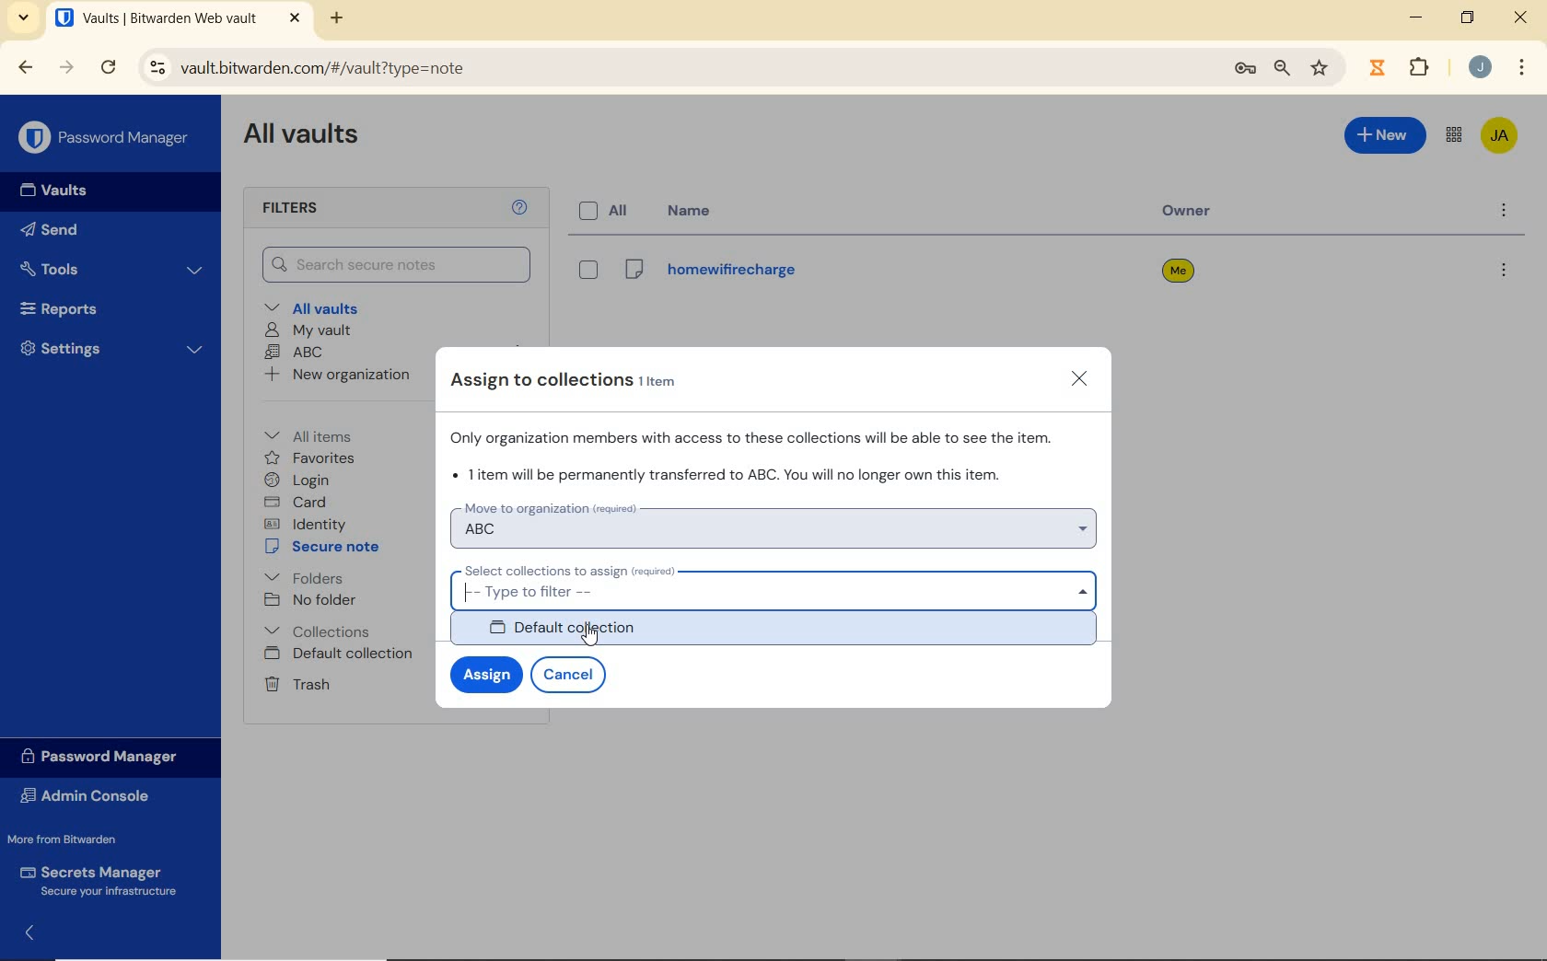 The height and width of the screenshot is (961, 1547). What do you see at coordinates (608, 212) in the screenshot?
I see `all` at bounding box center [608, 212].